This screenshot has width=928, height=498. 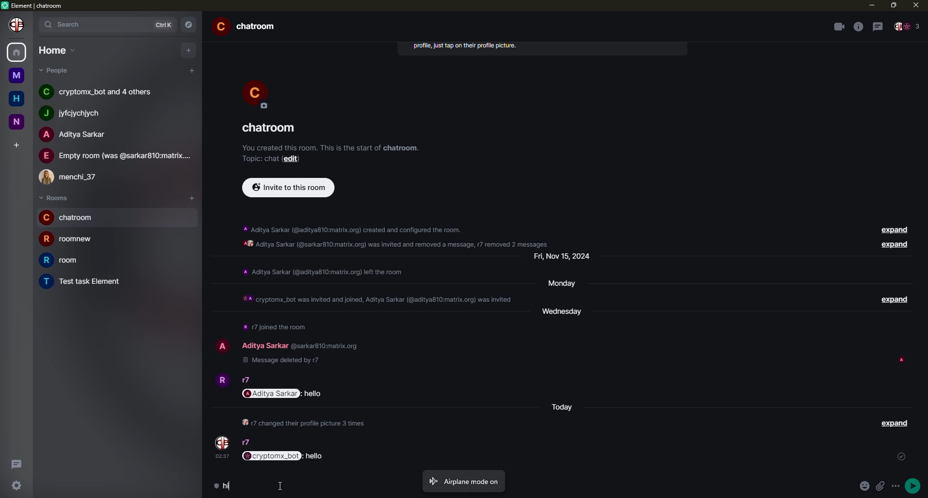 What do you see at coordinates (192, 197) in the screenshot?
I see `add` at bounding box center [192, 197].